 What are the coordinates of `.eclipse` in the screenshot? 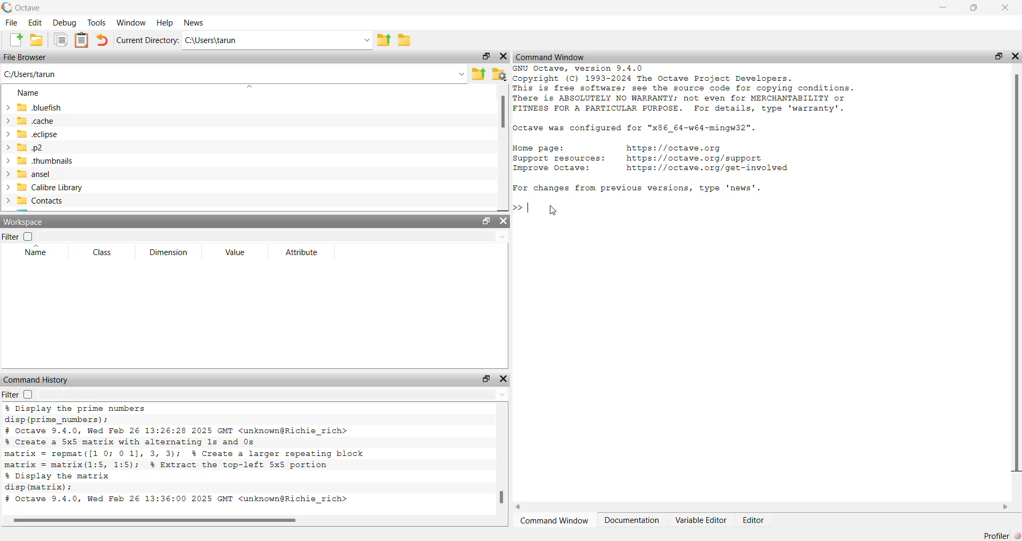 It's located at (41, 134).